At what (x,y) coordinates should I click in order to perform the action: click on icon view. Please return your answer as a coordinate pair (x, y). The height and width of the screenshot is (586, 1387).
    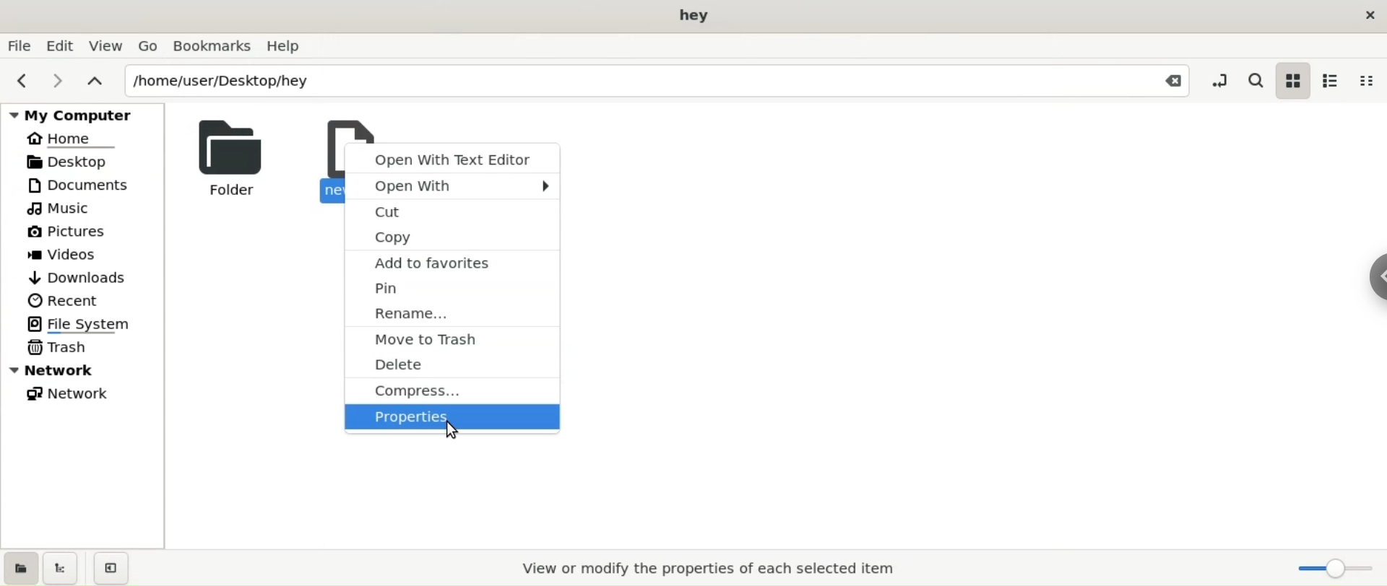
    Looking at the image, I should click on (1295, 81).